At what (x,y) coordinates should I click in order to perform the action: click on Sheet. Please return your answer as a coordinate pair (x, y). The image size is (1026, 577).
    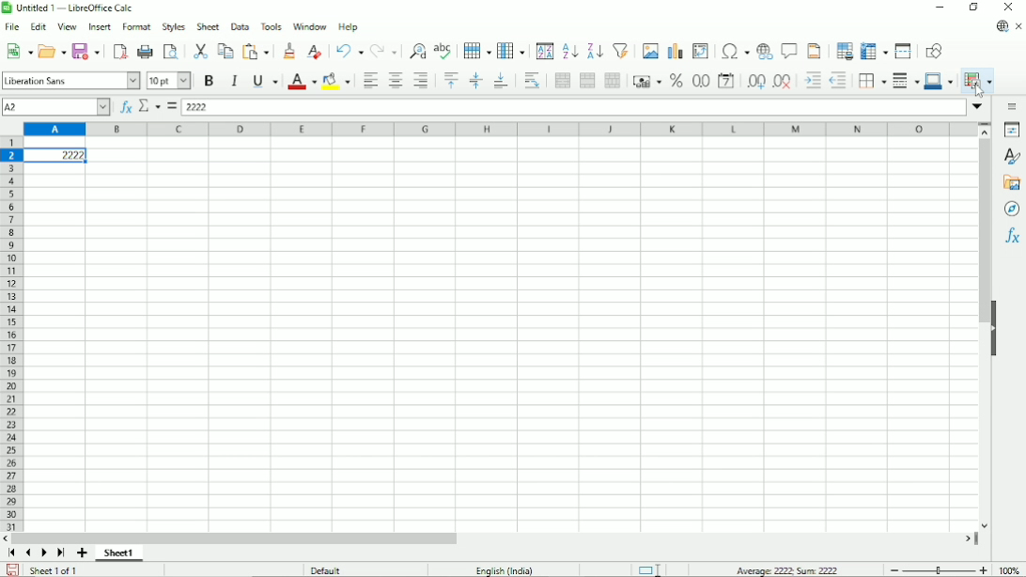
    Looking at the image, I should click on (208, 26).